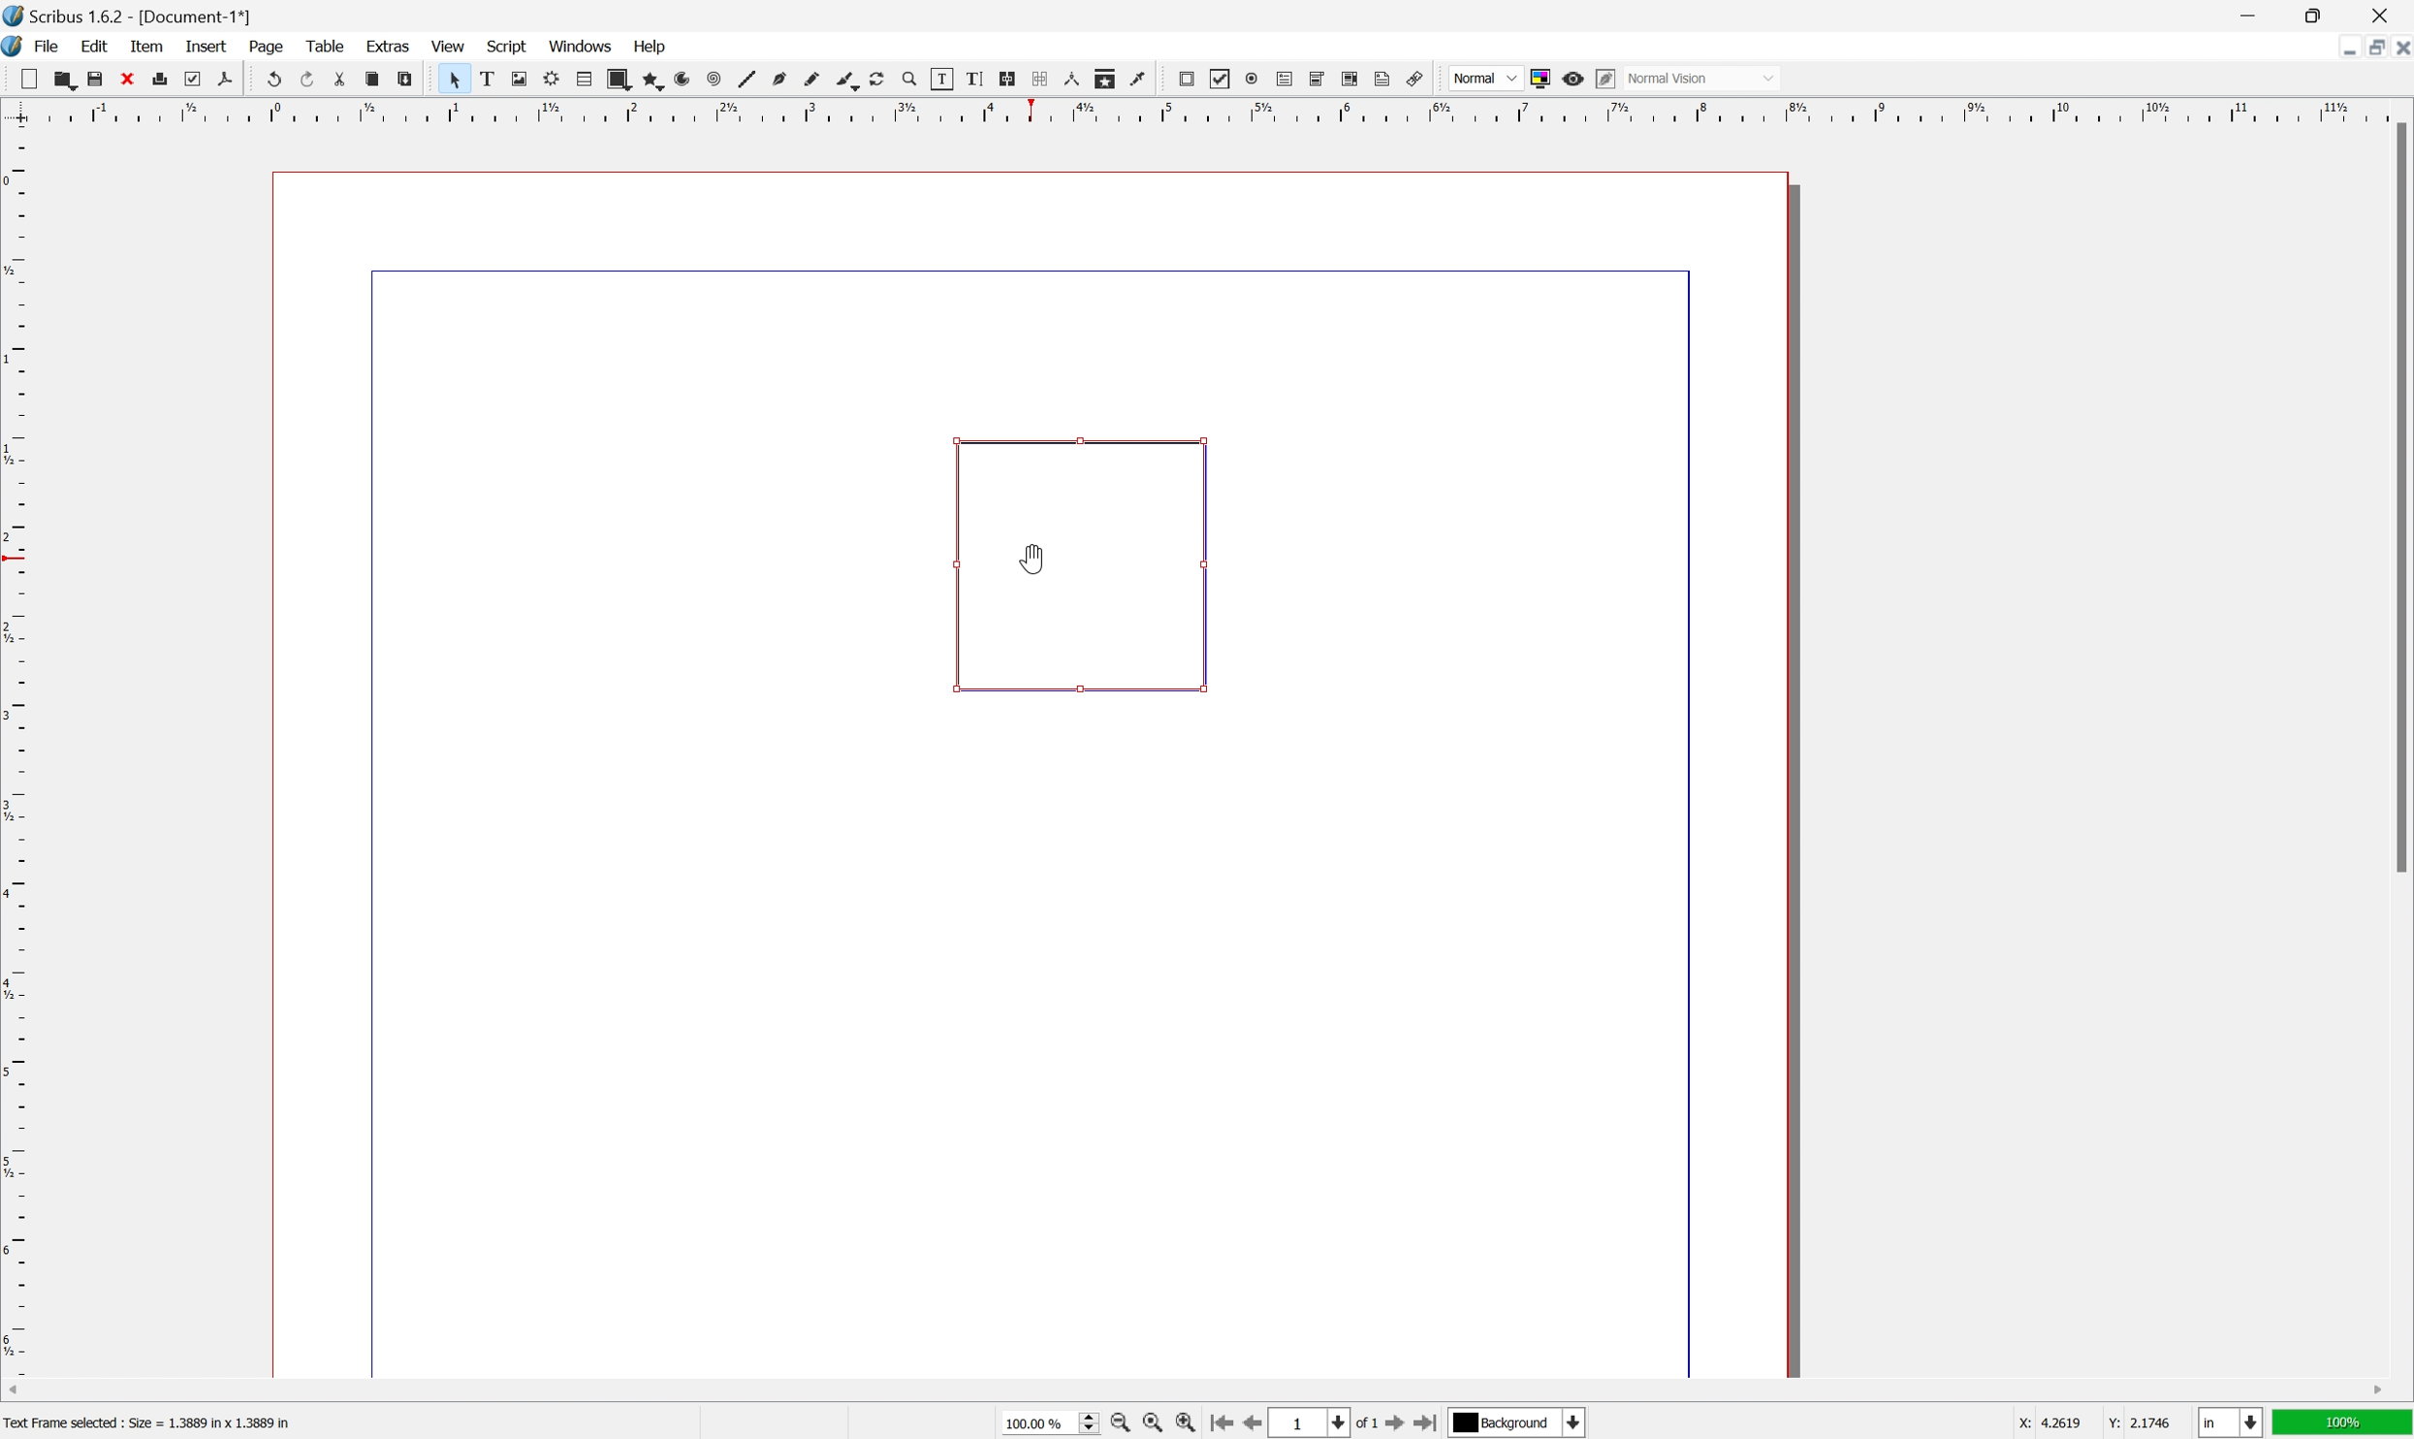  Describe the element at coordinates (306, 77) in the screenshot. I see `redo` at that location.